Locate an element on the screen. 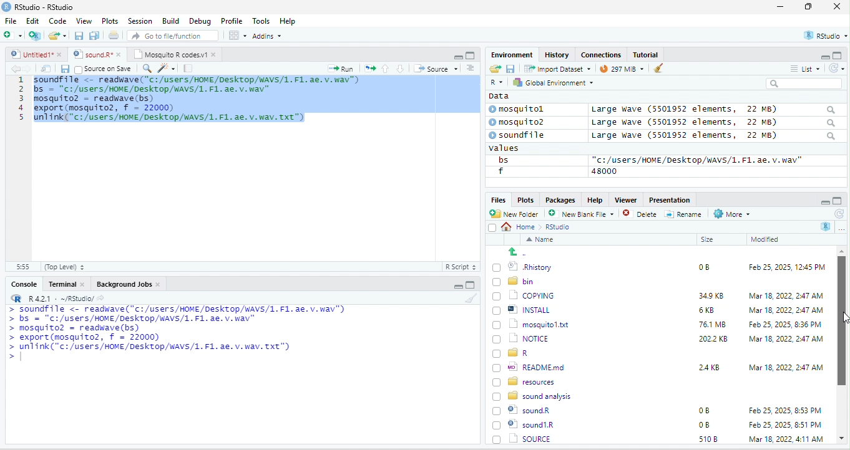 This screenshot has width=850, height=450. 76.1 MB is located at coordinates (712, 323).